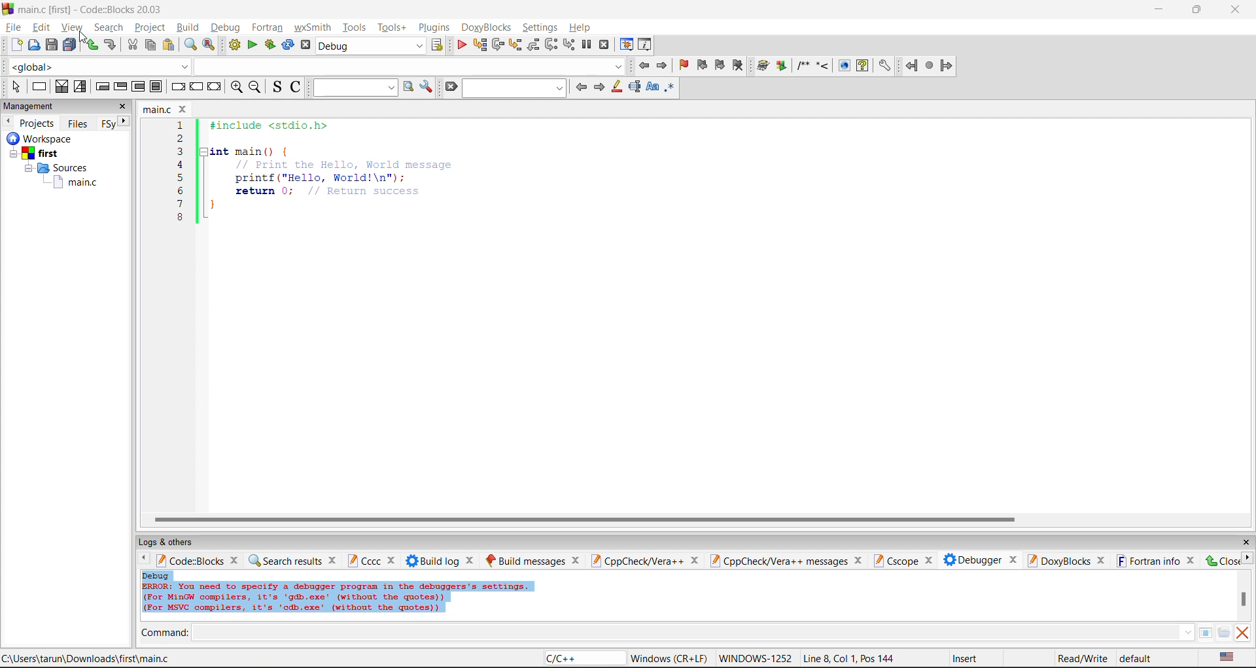 The height and width of the screenshot is (668, 1256). Describe the element at coordinates (536, 44) in the screenshot. I see `step out` at that location.